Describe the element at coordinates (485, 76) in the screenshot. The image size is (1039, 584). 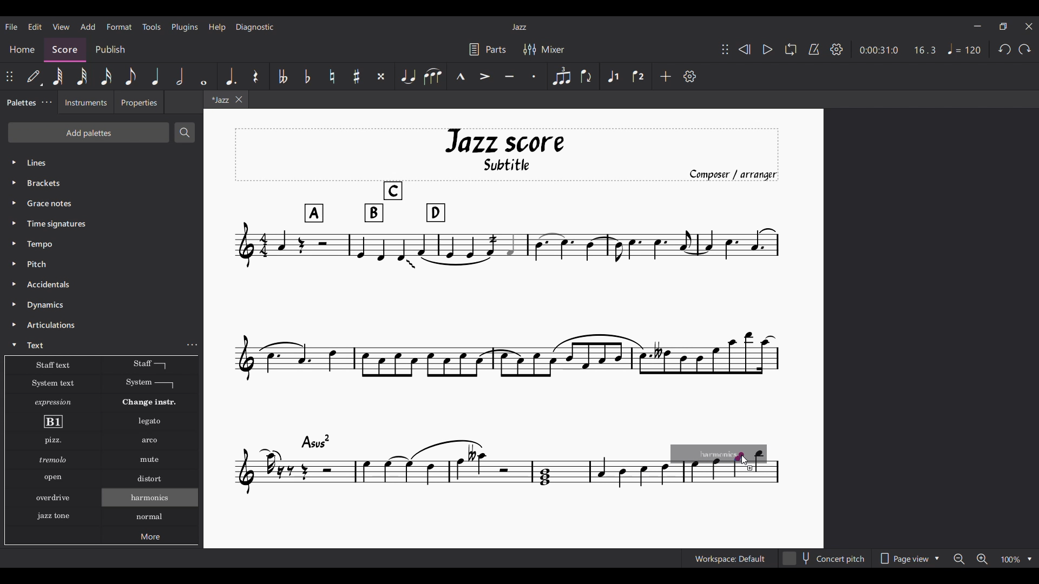
I see `Accent` at that location.